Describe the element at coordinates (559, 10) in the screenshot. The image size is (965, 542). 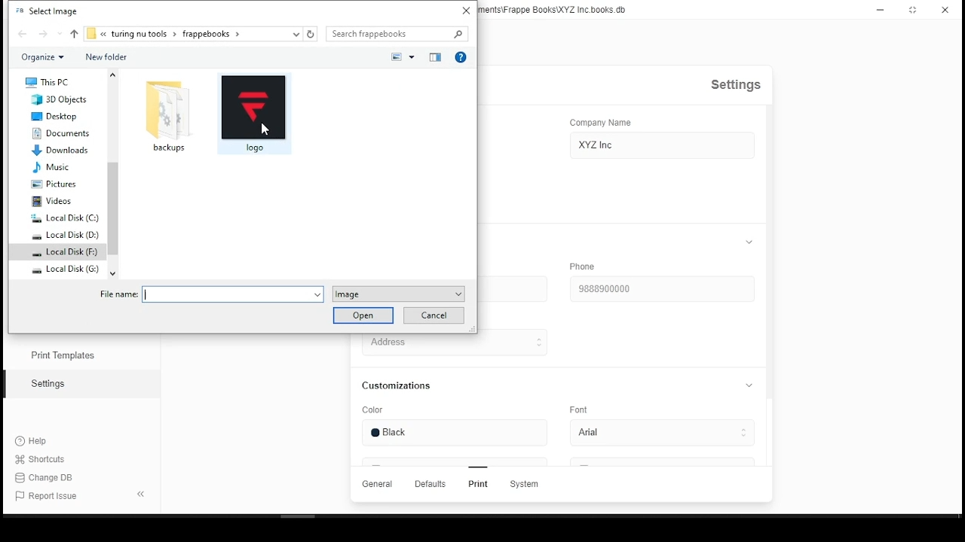
I see `XYZ Inc - C:\users\Sayan\Documents\FrappeBooks\XYZ Incbooks.db` at that location.